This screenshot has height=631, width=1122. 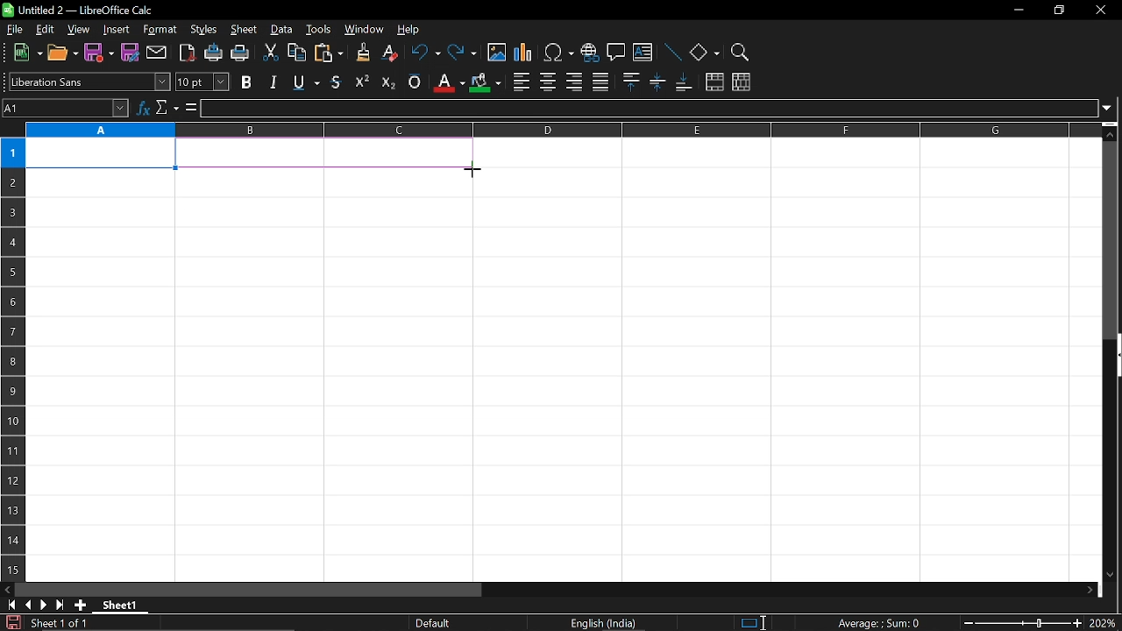 What do you see at coordinates (559, 52) in the screenshot?
I see `insert symbol` at bounding box center [559, 52].